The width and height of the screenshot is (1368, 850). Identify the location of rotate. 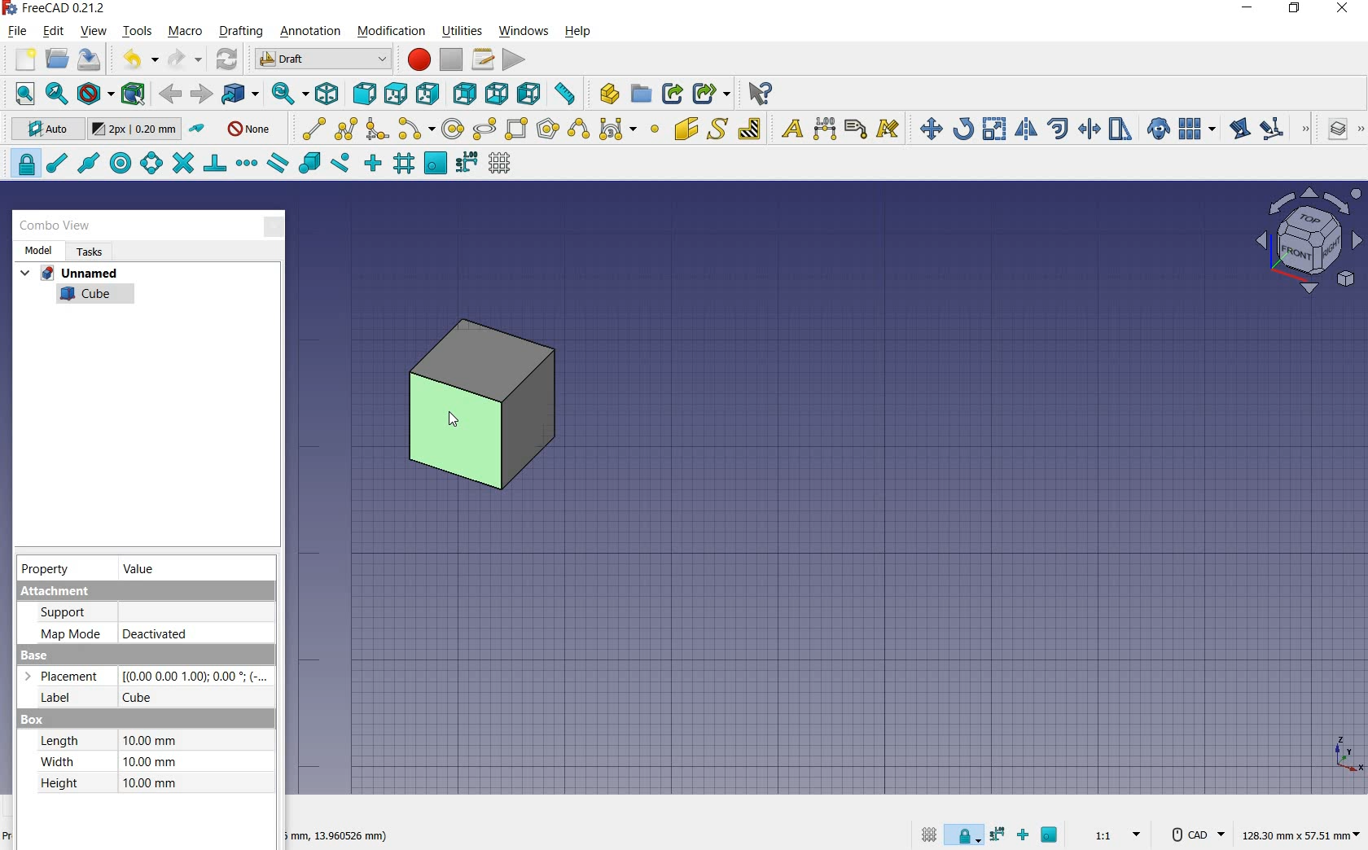
(965, 128).